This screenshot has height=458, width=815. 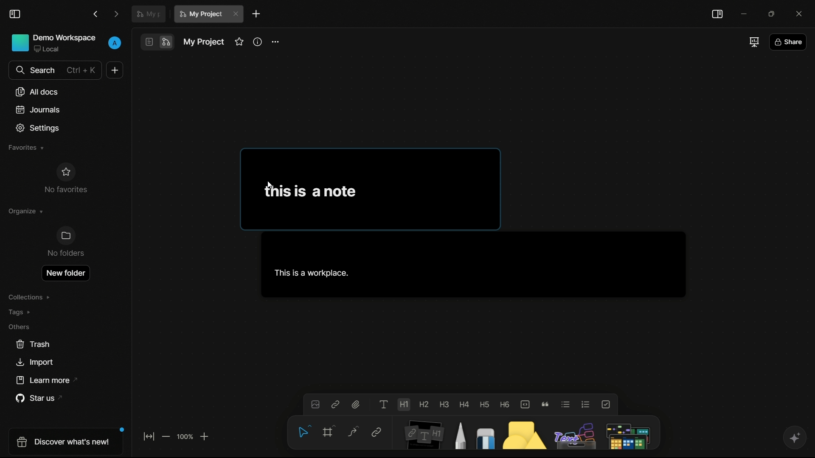 What do you see at coordinates (459, 432) in the screenshot?
I see `pencil and pen` at bounding box center [459, 432].